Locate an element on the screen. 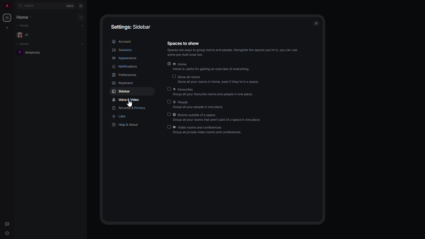 The height and width of the screenshot is (239, 425). favorites is located at coordinates (214, 92).